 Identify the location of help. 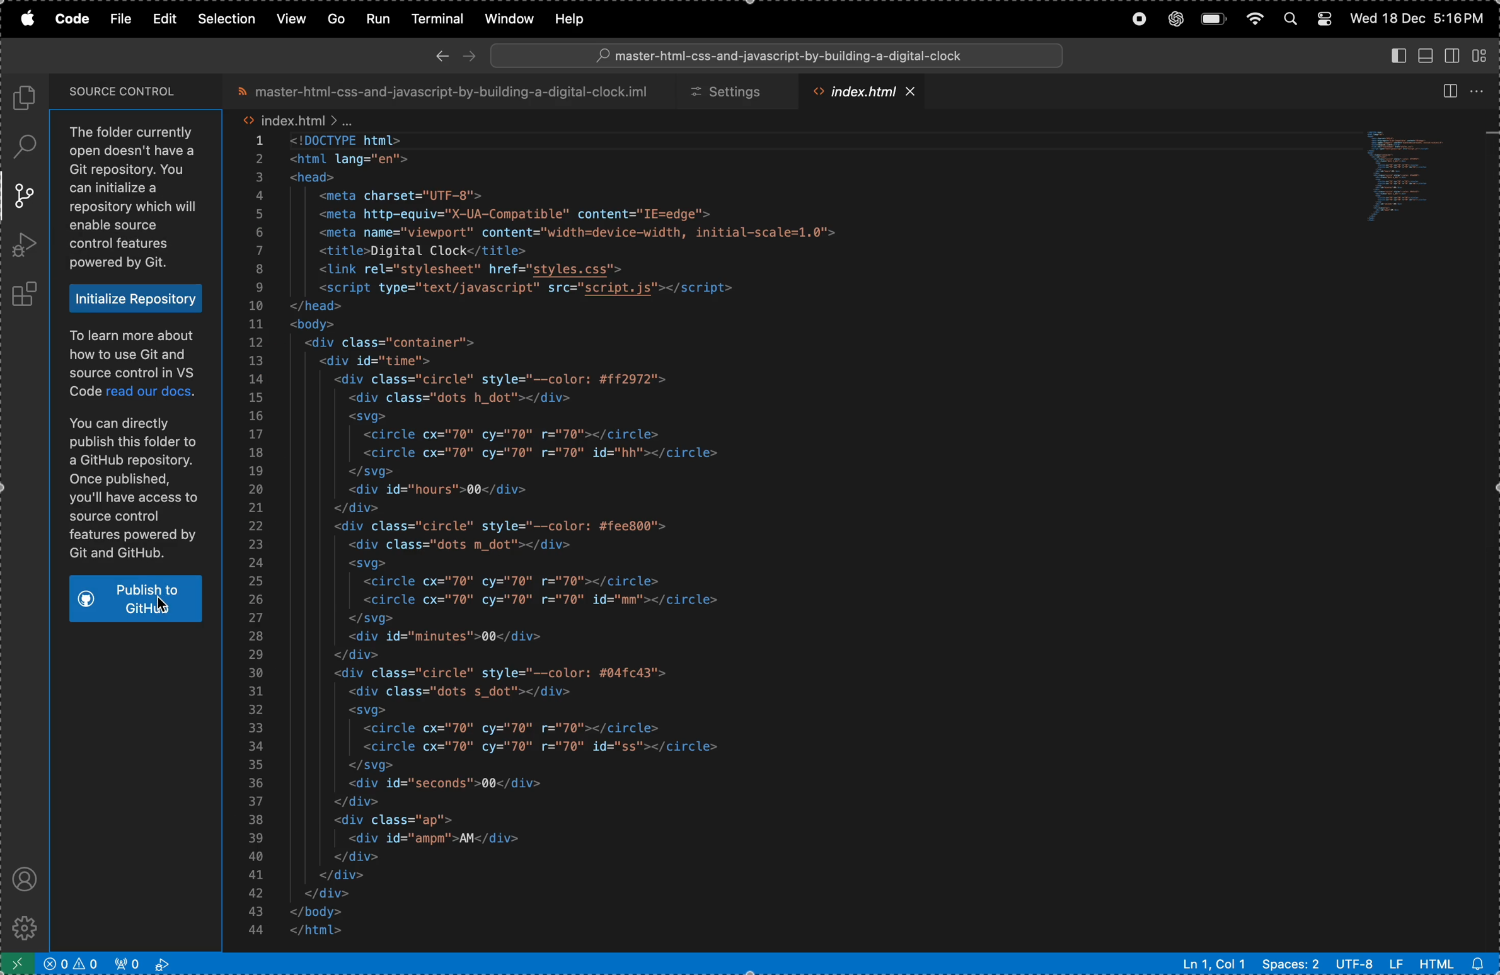
(578, 18).